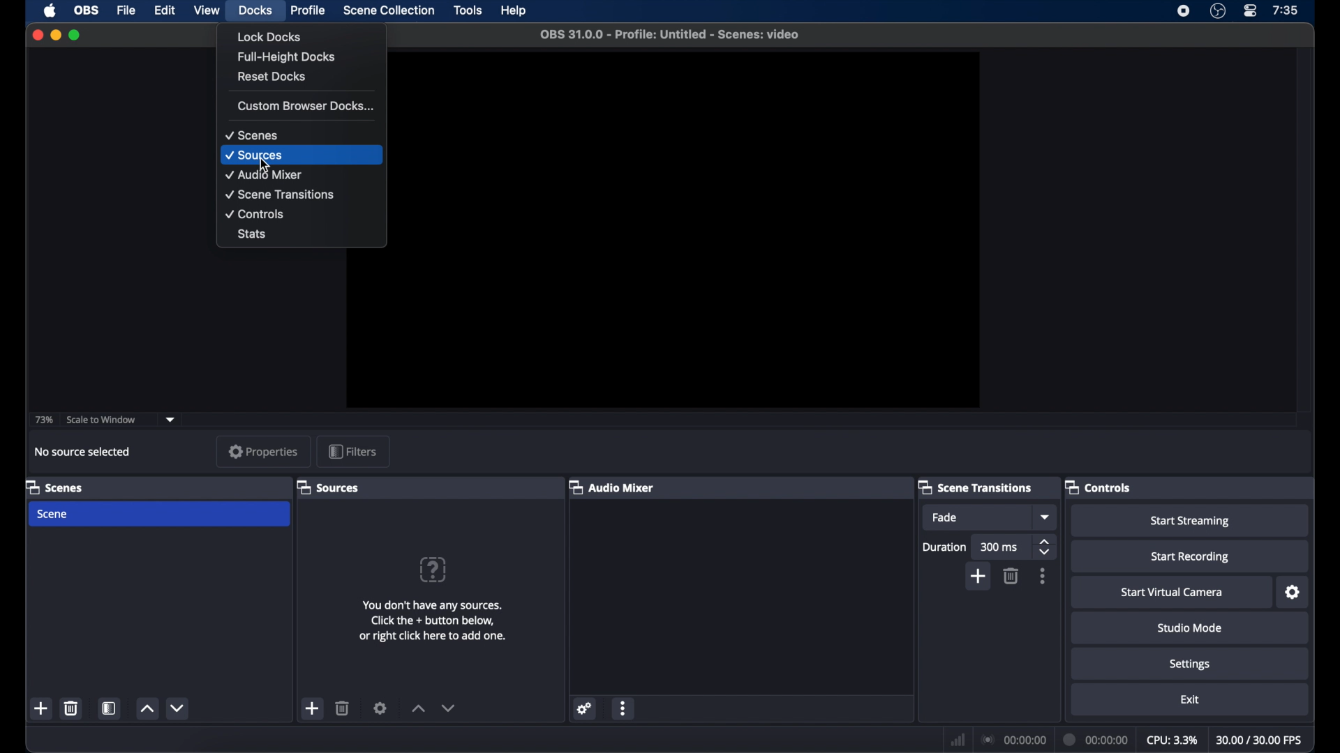 Image resolution: width=1340 pixels, height=753 pixels. I want to click on add, so click(313, 708).